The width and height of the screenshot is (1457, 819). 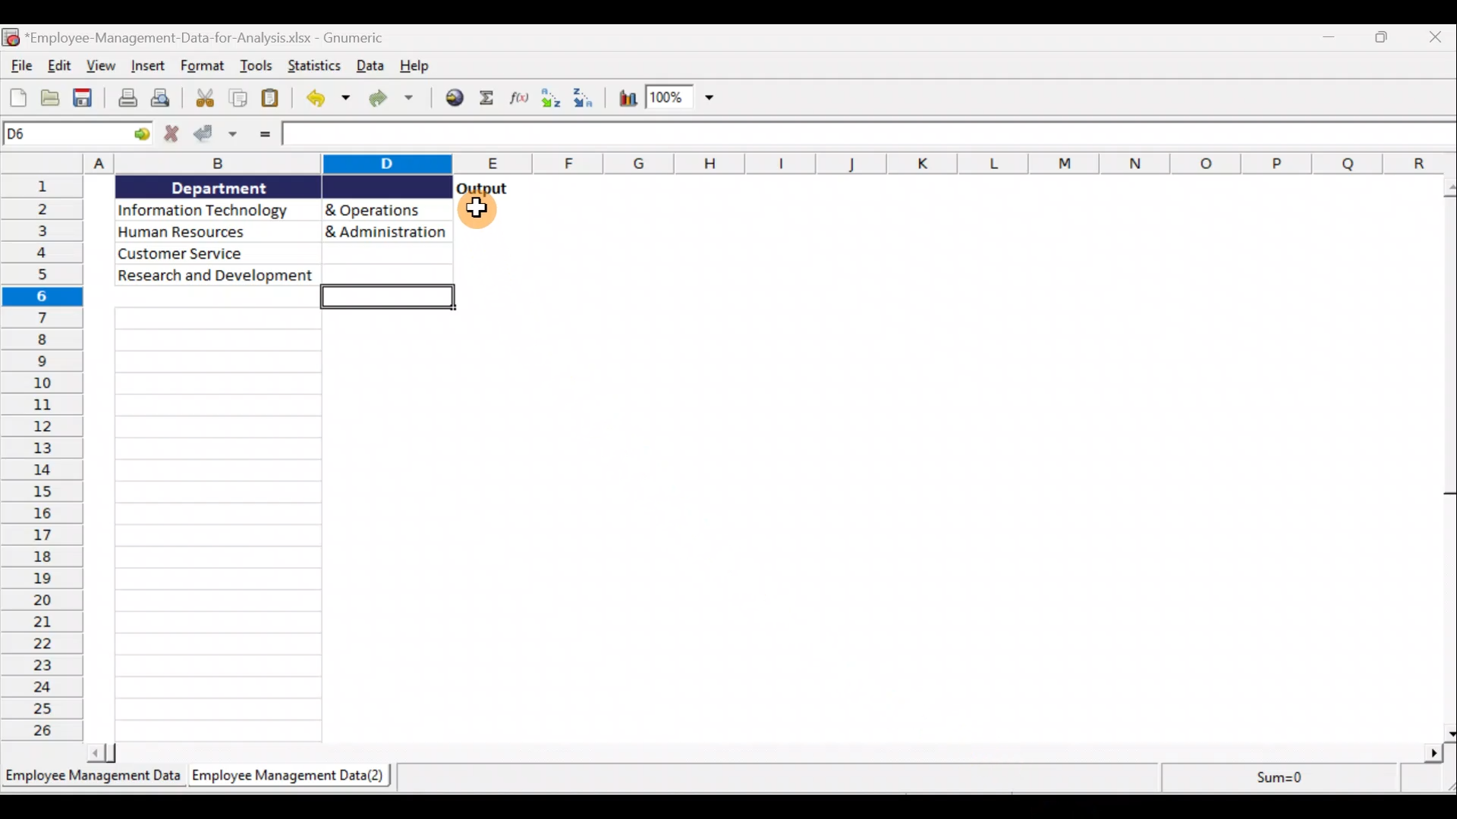 What do you see at coordinates (272, 98) in the screenshot?
I see `Paste clipboard` at bounding box center [272, 98].